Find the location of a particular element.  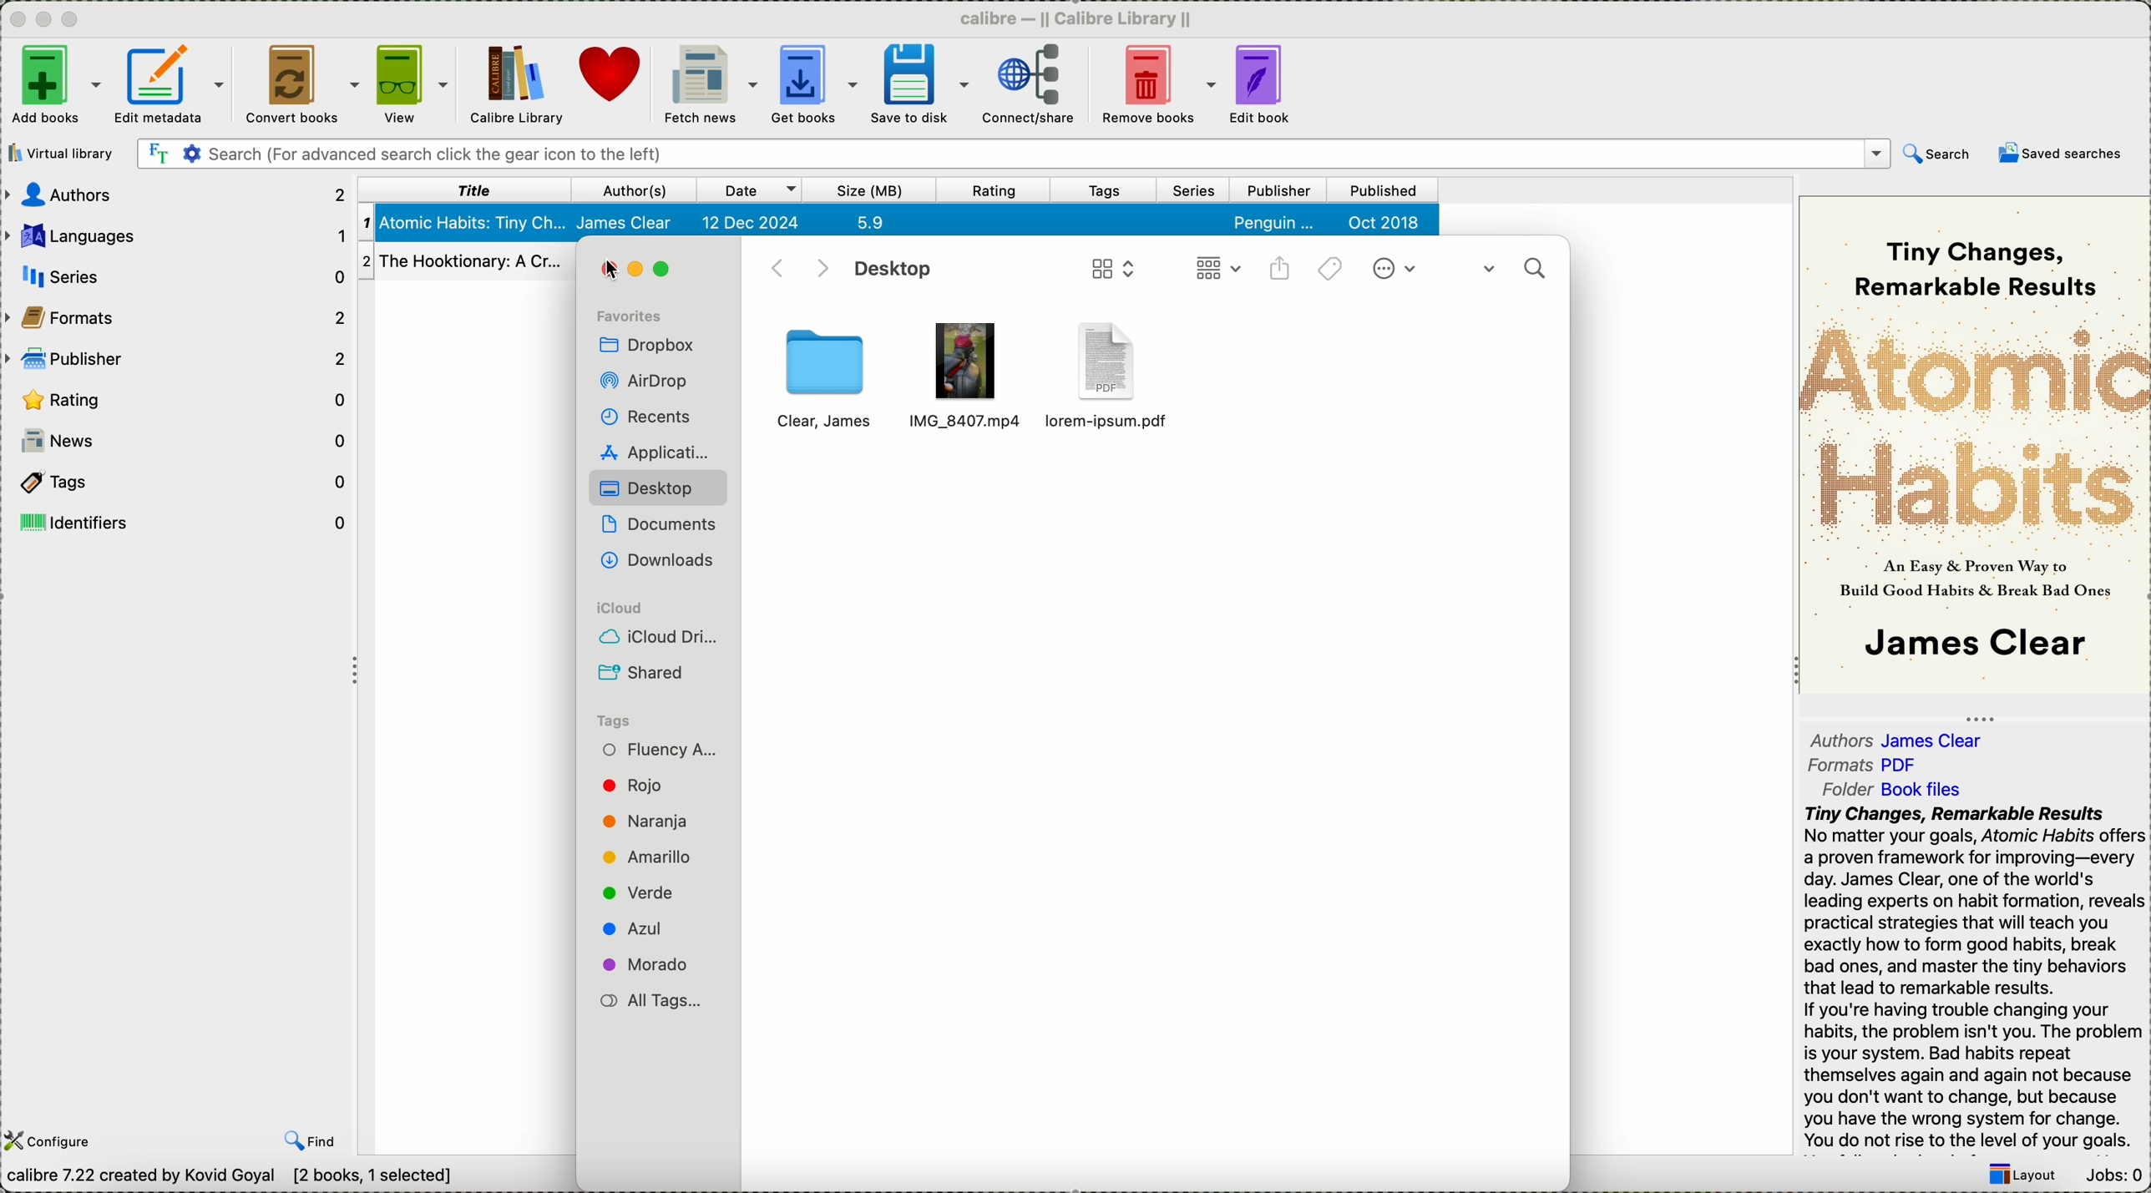

search is located at coordinates (1512, 265).